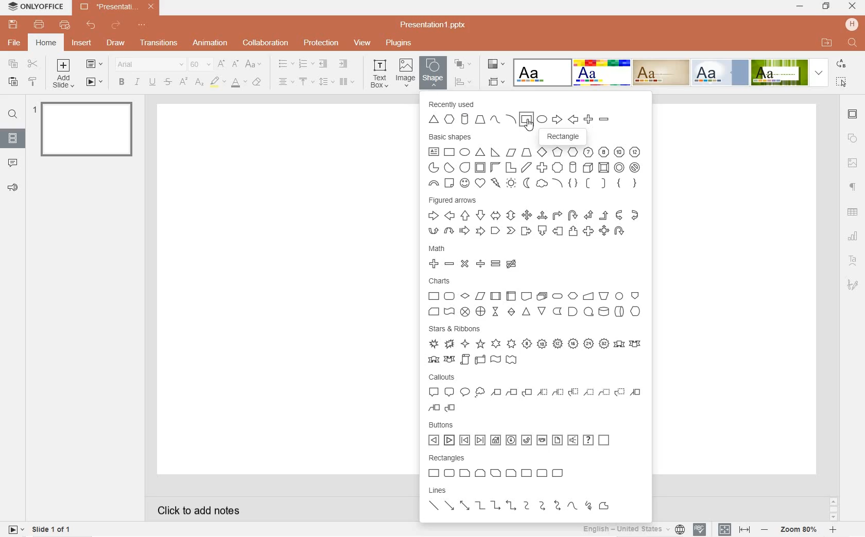 The image size is (865, 537). Describe the element at coordinates (449, 265) in the screenshot. I see `Minus` at that location.